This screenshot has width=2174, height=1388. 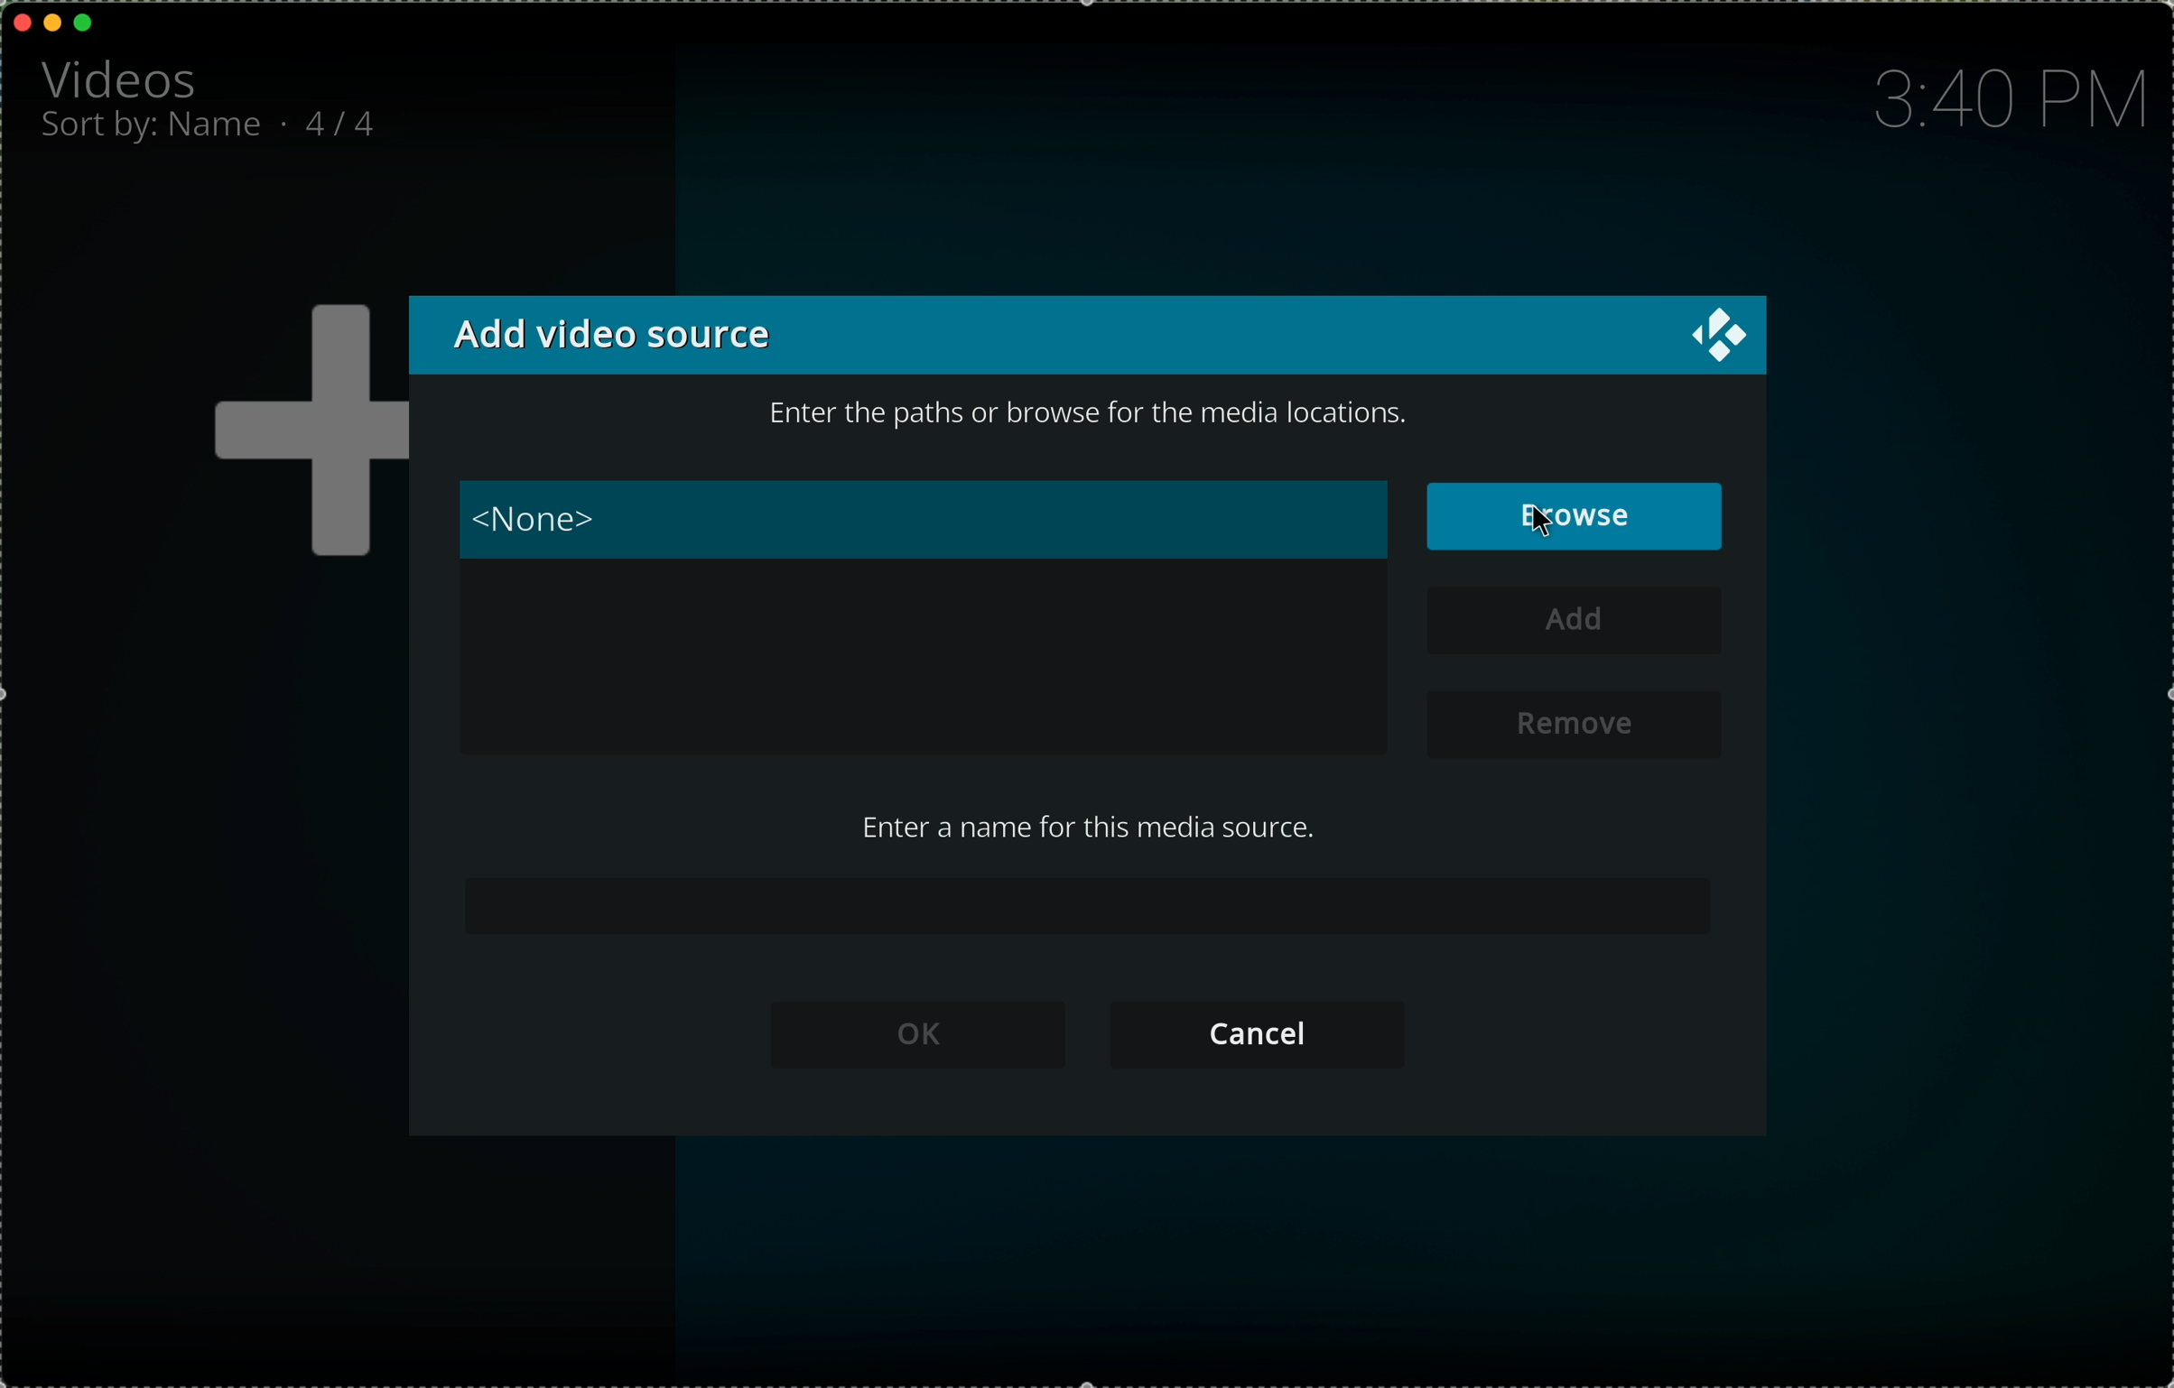 What do you see at coordinates (1096, 412) in the screenshot?
I see `enter the paths or browse for the media locations` at bounding box center [1096, 412].